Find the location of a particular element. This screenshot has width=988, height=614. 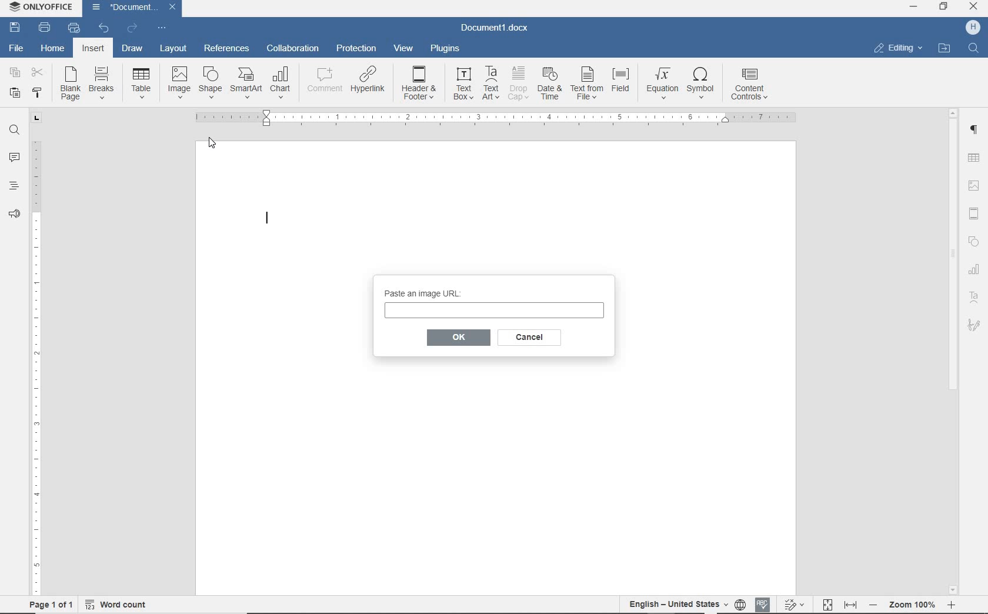

equation is located at coordinates (662, 82).